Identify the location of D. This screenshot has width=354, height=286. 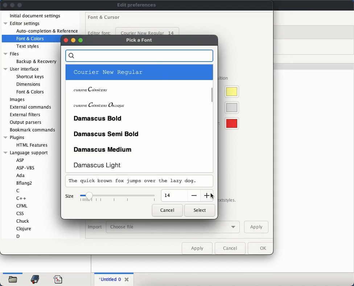
(18, 236).